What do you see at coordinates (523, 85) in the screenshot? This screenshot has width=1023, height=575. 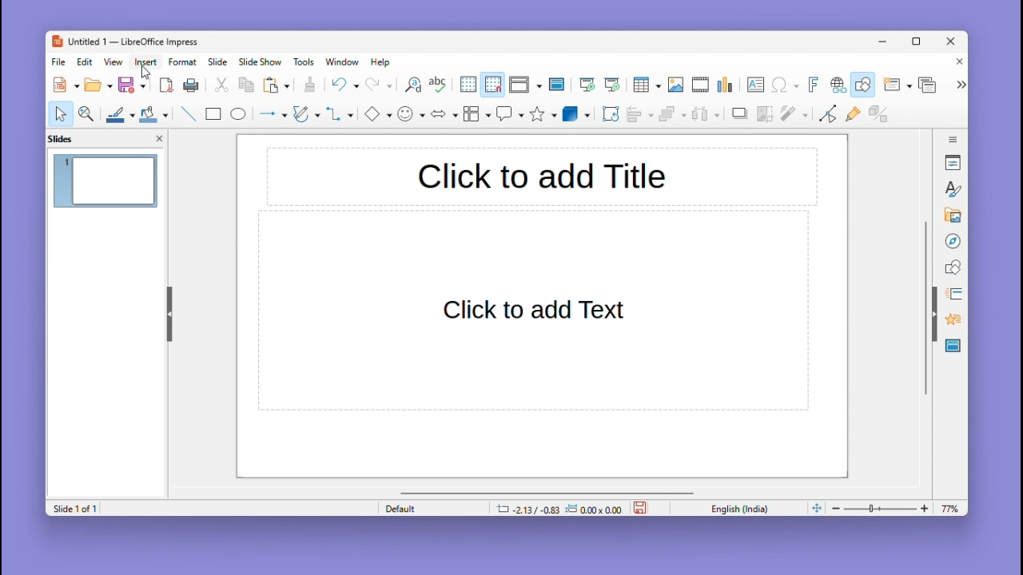 I see `Display views` at bounding box center [523, 85].